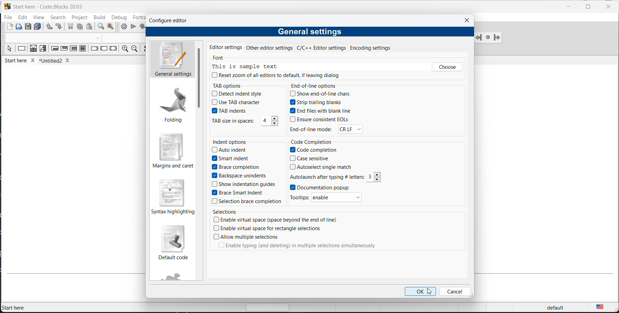 This screenshot has height=313, width=619. I want to click on build and run, so click(142, 26).